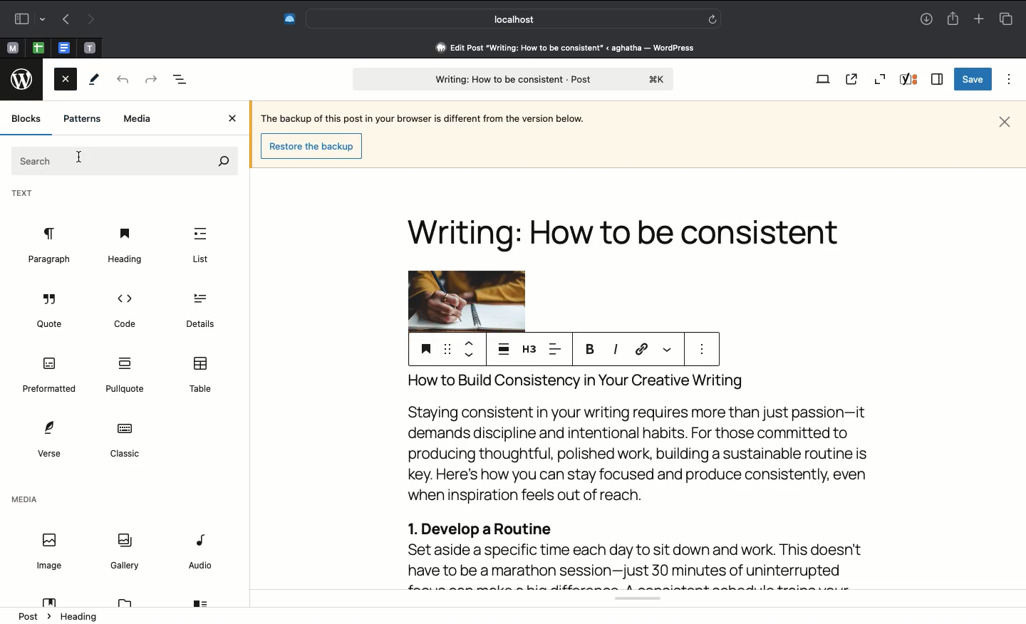 Image resolution: width=1026 pixels, height=624 pixels. I want to click on Next page, so click(89, 21).